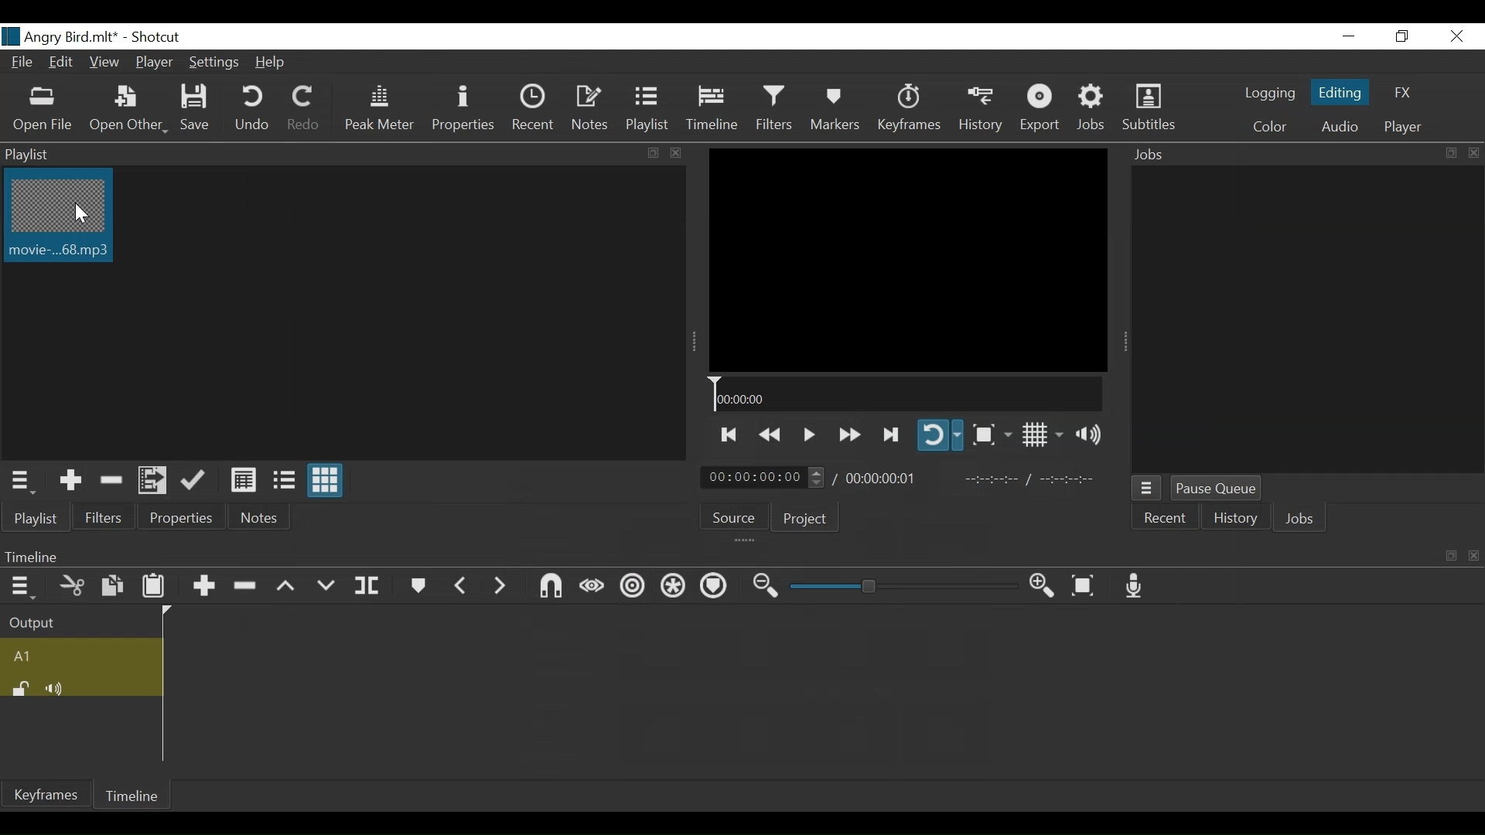 This screenshot has height=835, width=1485. Describe the element at coordinates (157, 38) in the screenshot. I see `Shotcut` at that location.